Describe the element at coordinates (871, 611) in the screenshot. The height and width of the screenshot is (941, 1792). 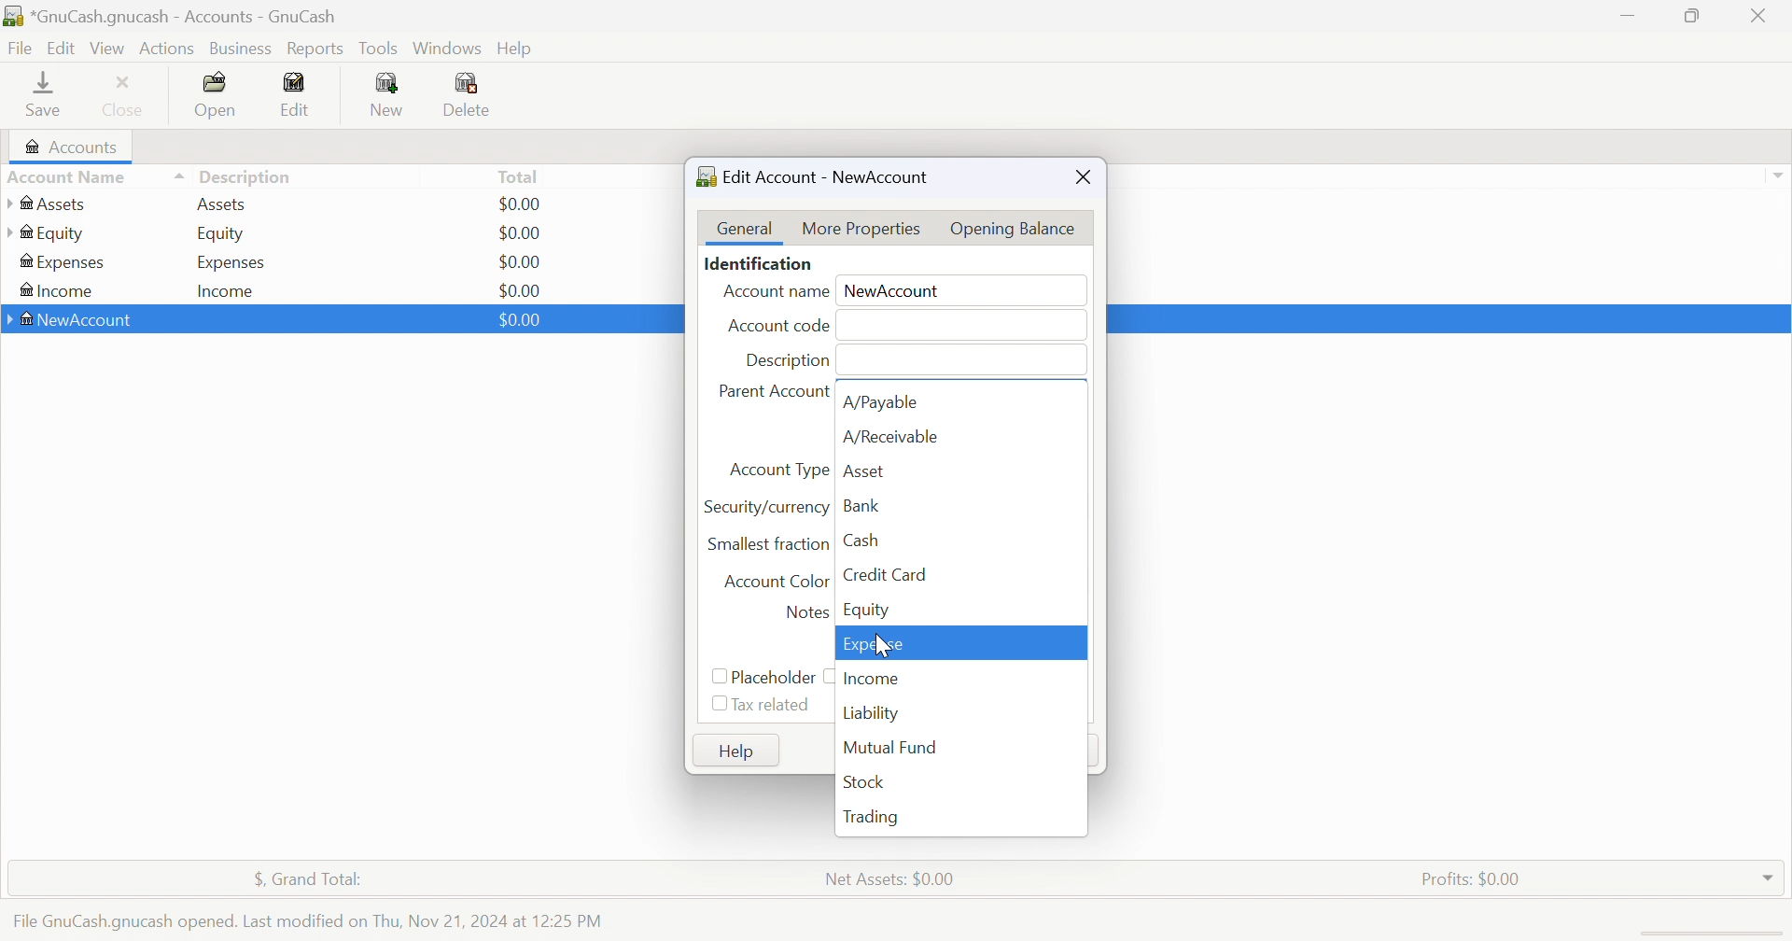
I see `Equity` at that location.